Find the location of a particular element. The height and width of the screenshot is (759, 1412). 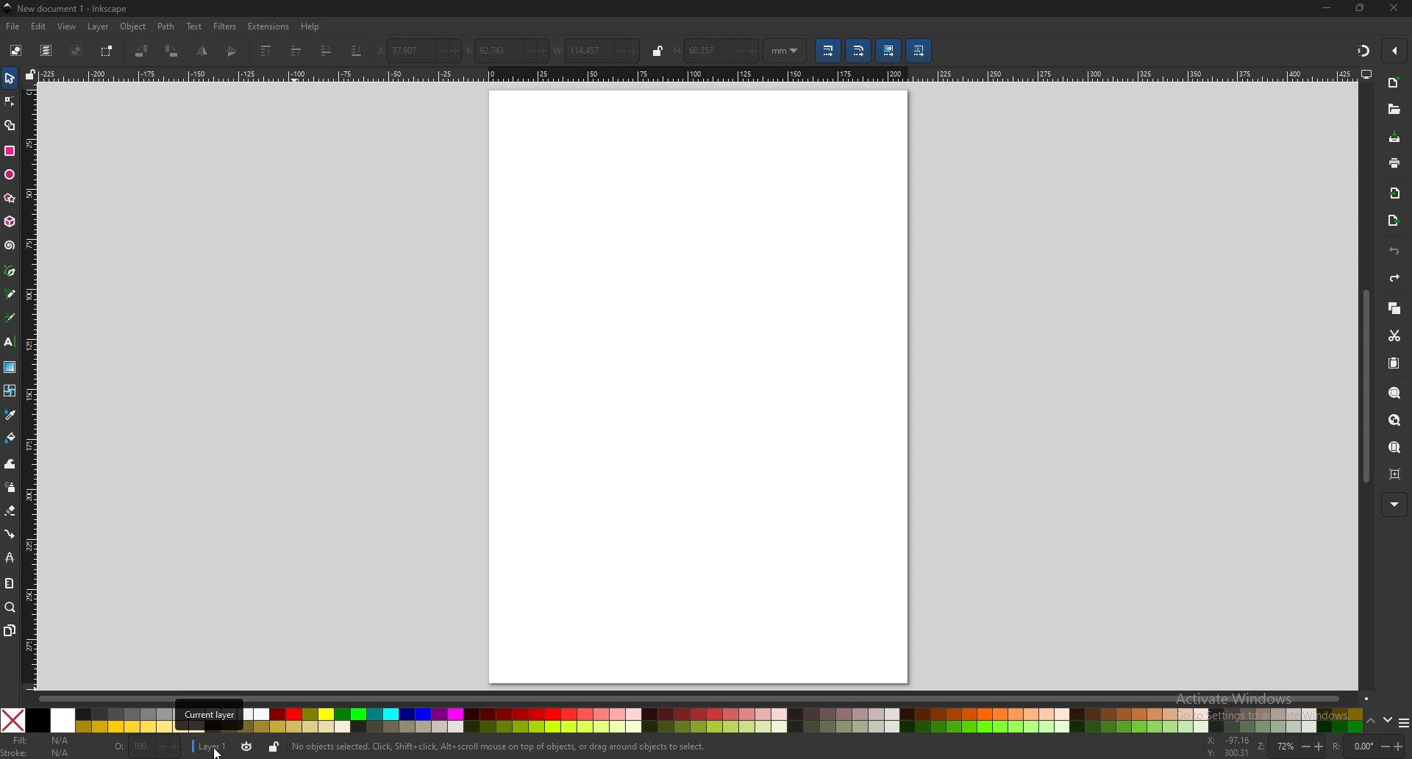

lower to bottom is located at coordinates (357, 51).